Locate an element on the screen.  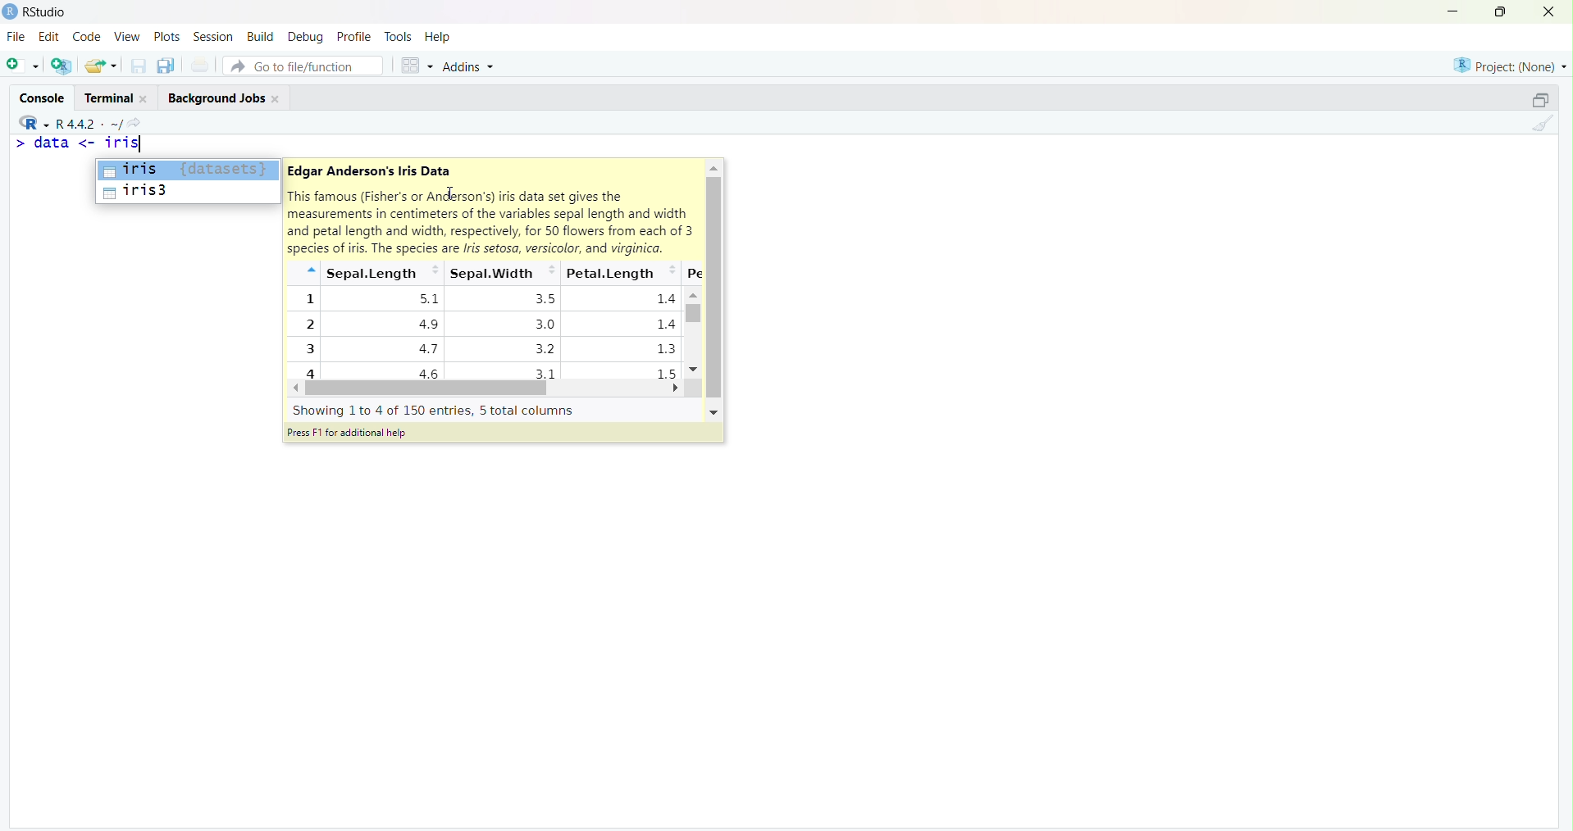
Debug is located at coordinates (307, 35).